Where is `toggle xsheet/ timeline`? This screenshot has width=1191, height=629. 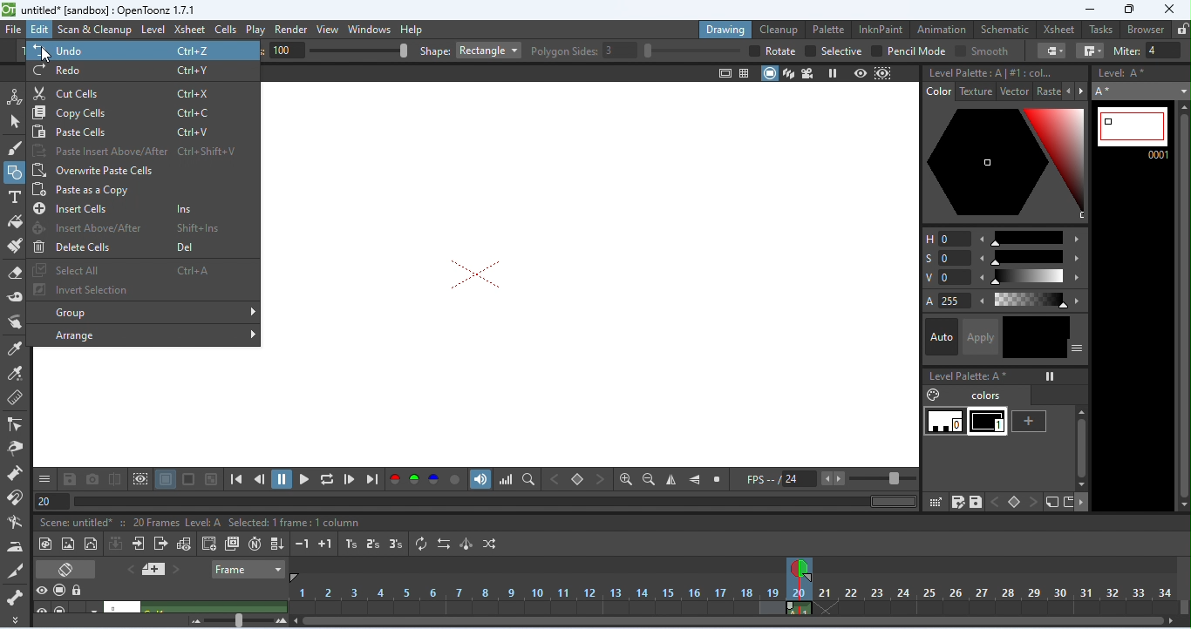
toggle xsheet/ timeline is located at coordinates (65, 571).